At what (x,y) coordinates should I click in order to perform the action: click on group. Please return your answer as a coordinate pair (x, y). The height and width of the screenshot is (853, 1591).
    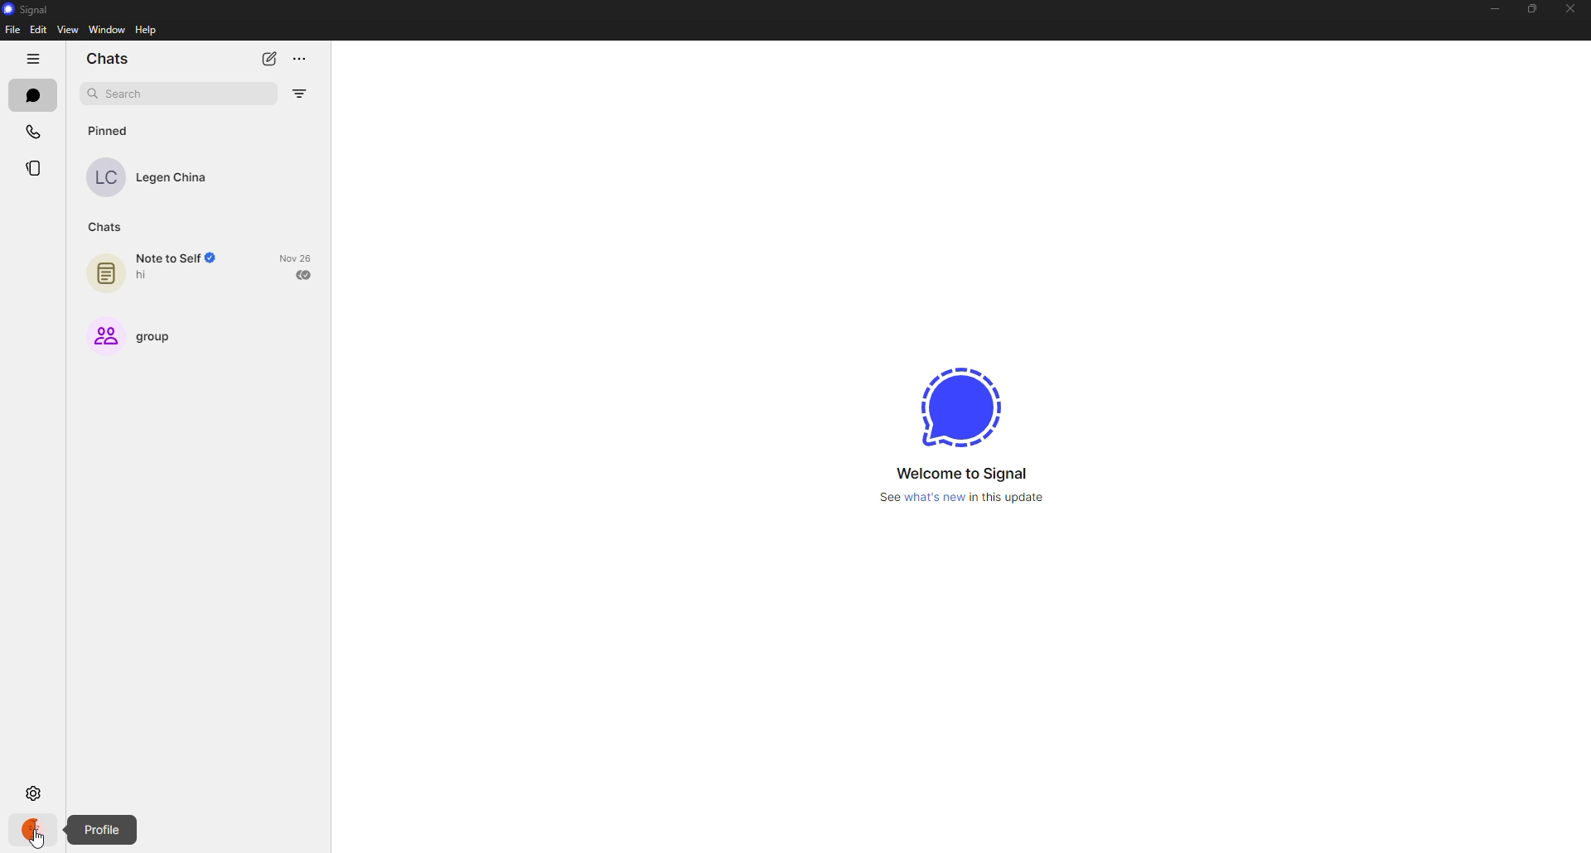
    Looking at the image, I should click on (137, 339).